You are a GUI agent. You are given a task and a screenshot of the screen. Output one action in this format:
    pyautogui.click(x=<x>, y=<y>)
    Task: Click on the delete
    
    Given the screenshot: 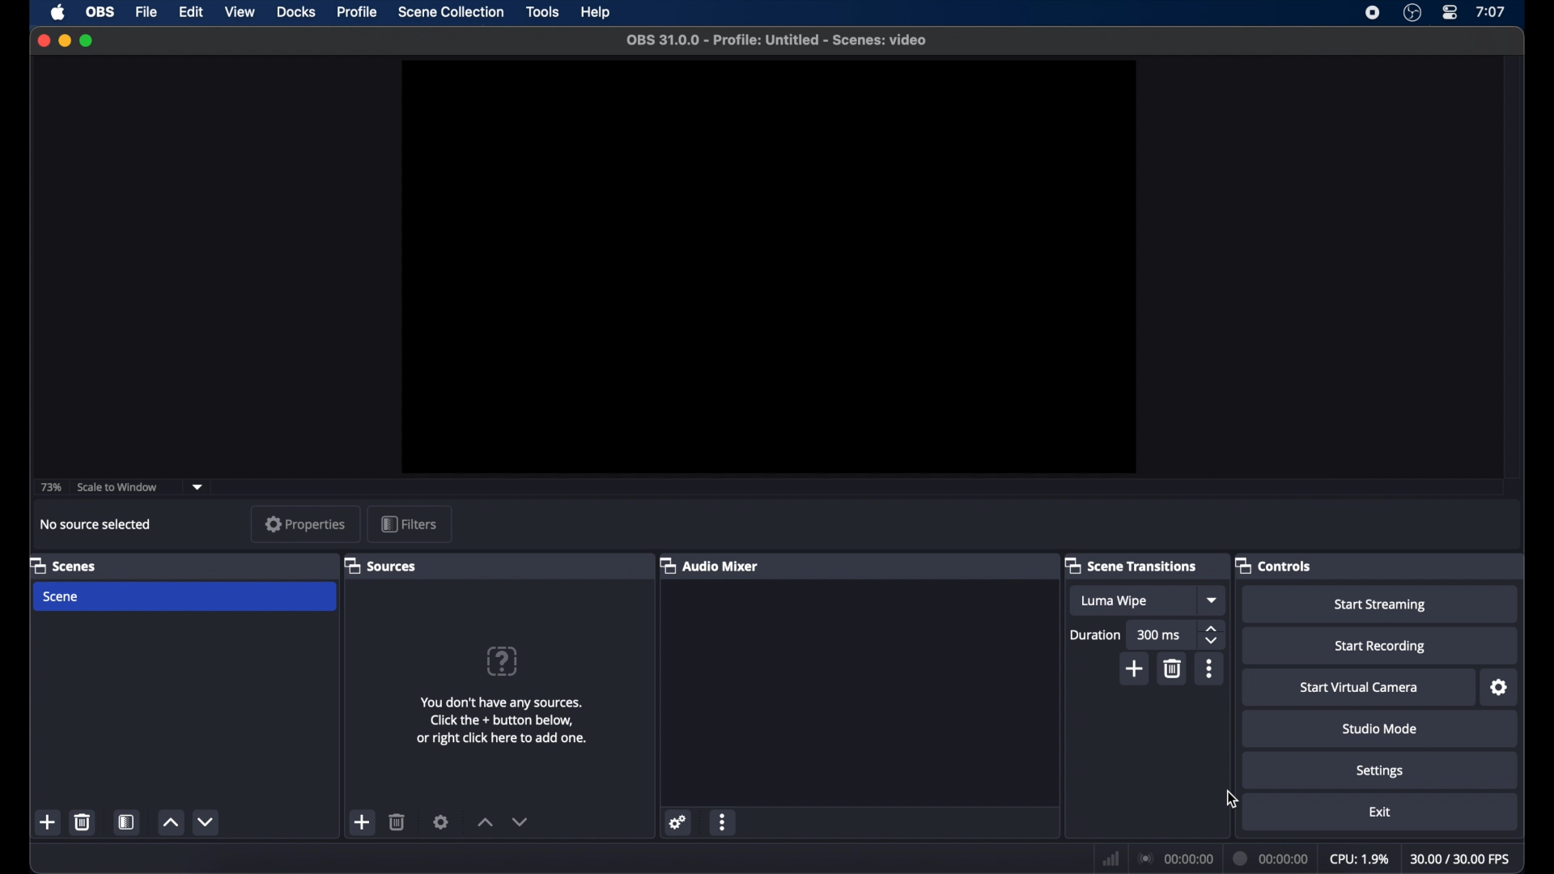 What is the action you would take?
    pyautogui.click(x=397, y=822)
    